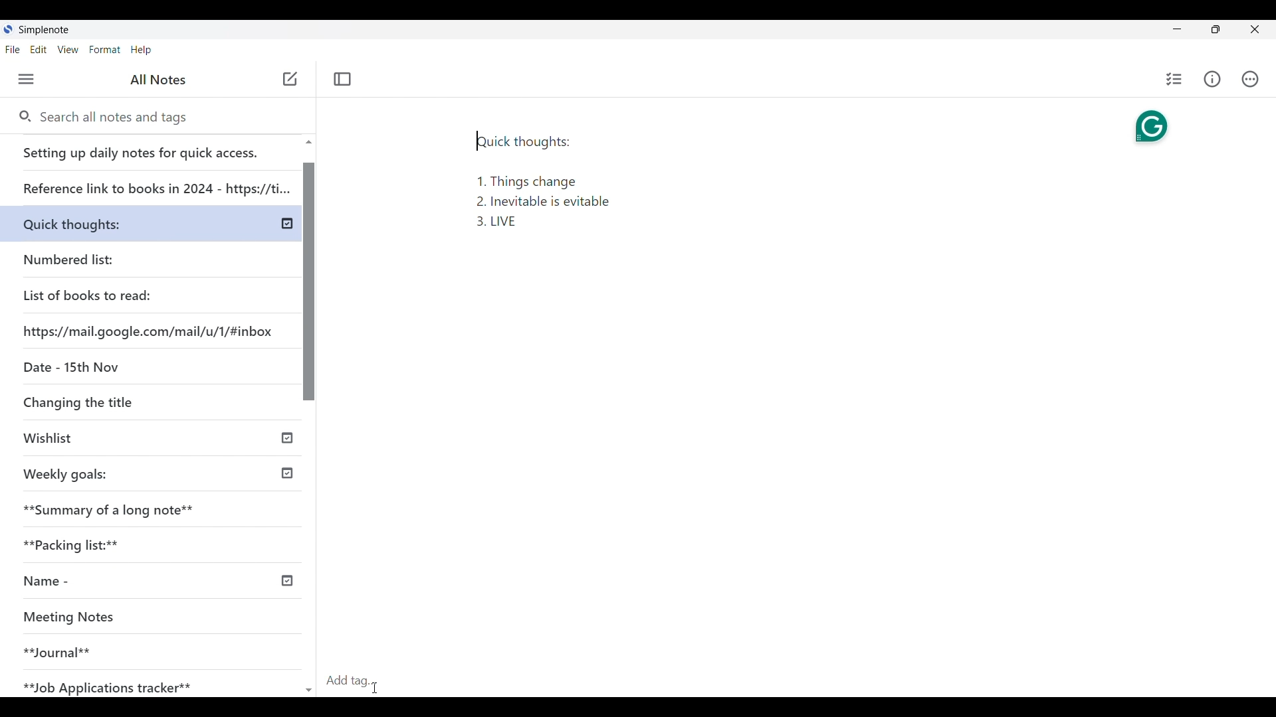 The width and height of the screenshot is (1276, 717). I want to click on Actions, so click(1249, 78).